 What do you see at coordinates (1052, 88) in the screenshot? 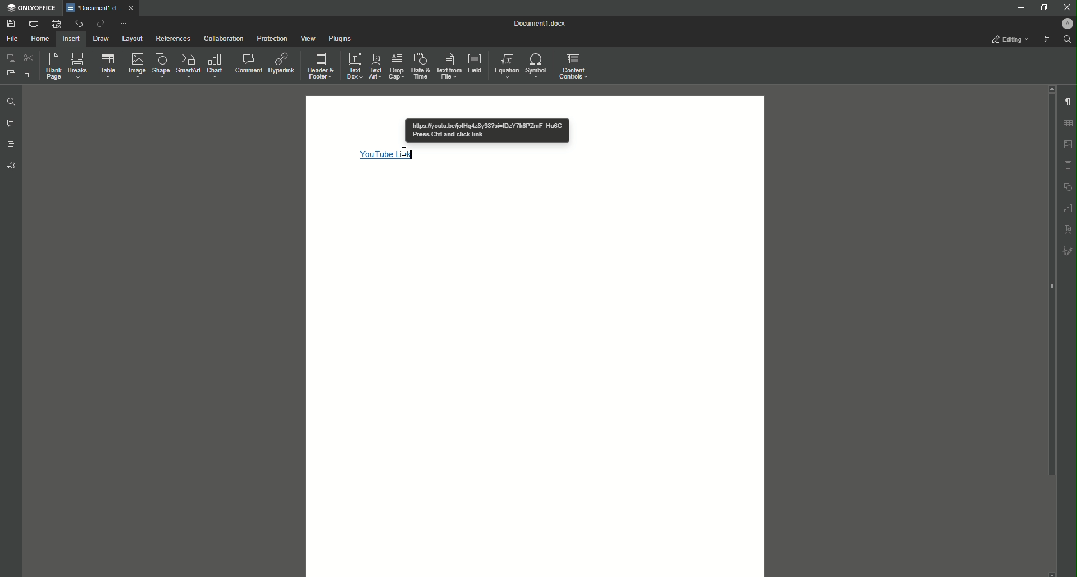
I see `scroll up` at bounding box center [1052, 88].